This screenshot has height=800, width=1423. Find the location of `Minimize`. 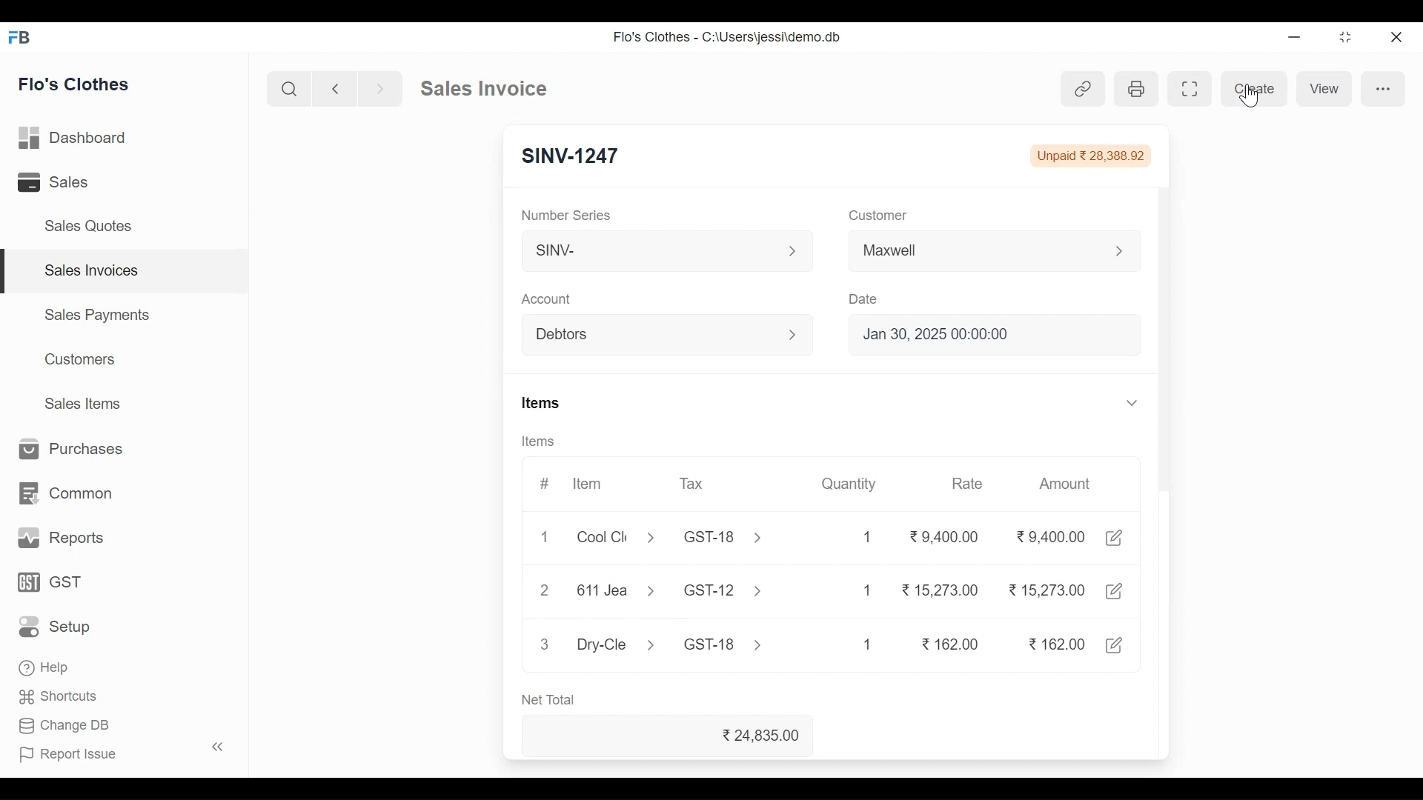

Minimize is located at coordinates (1294, 39).